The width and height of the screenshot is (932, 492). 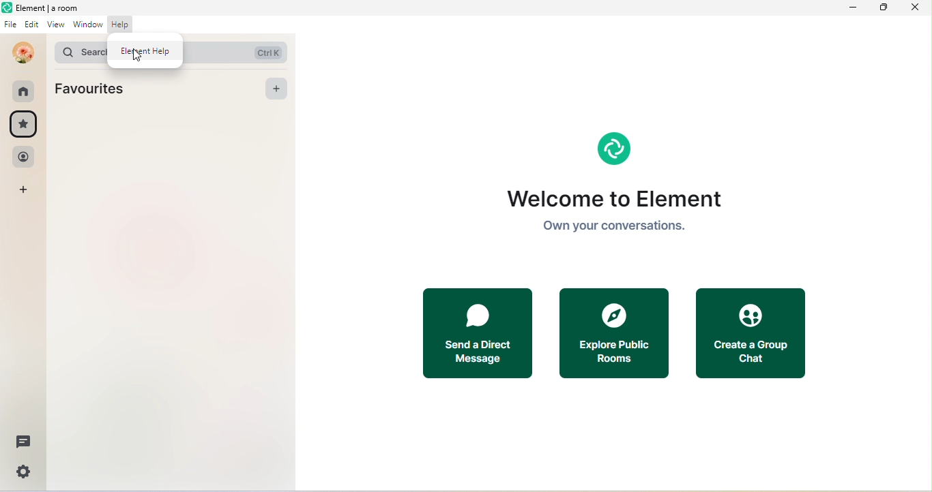 What do you see at coordinates (123, 27) in the screenshot?
I see `help` at bounding box center [123, 27].